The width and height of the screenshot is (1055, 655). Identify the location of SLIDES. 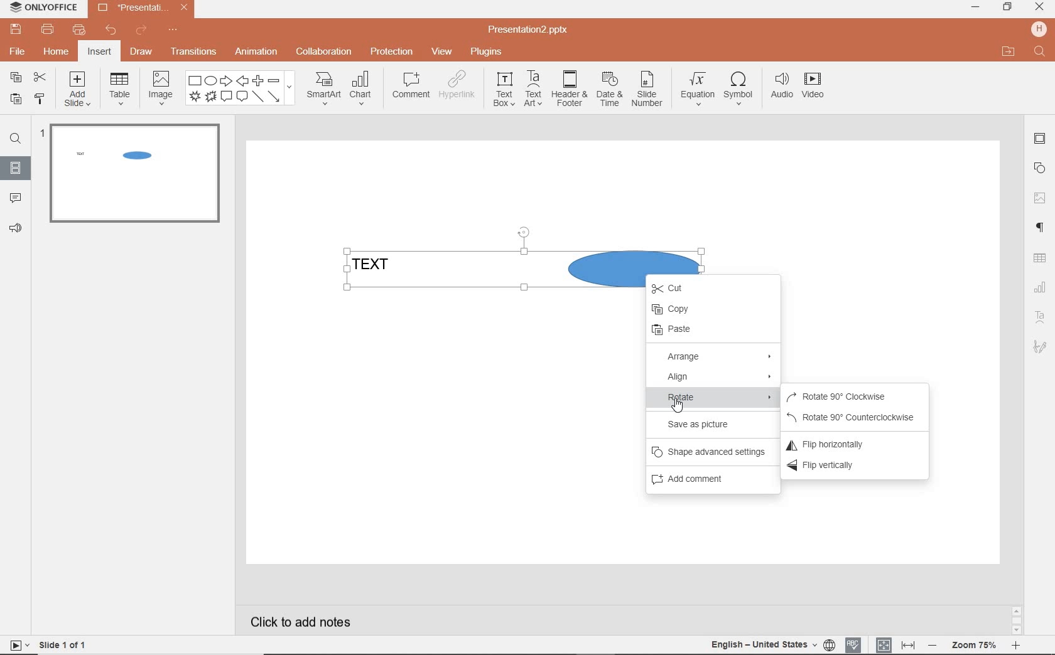
(16, 167).